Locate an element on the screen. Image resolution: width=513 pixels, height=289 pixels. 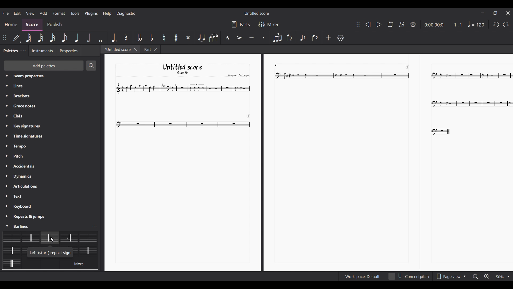
Barline options is located at coordinates (69, 237).